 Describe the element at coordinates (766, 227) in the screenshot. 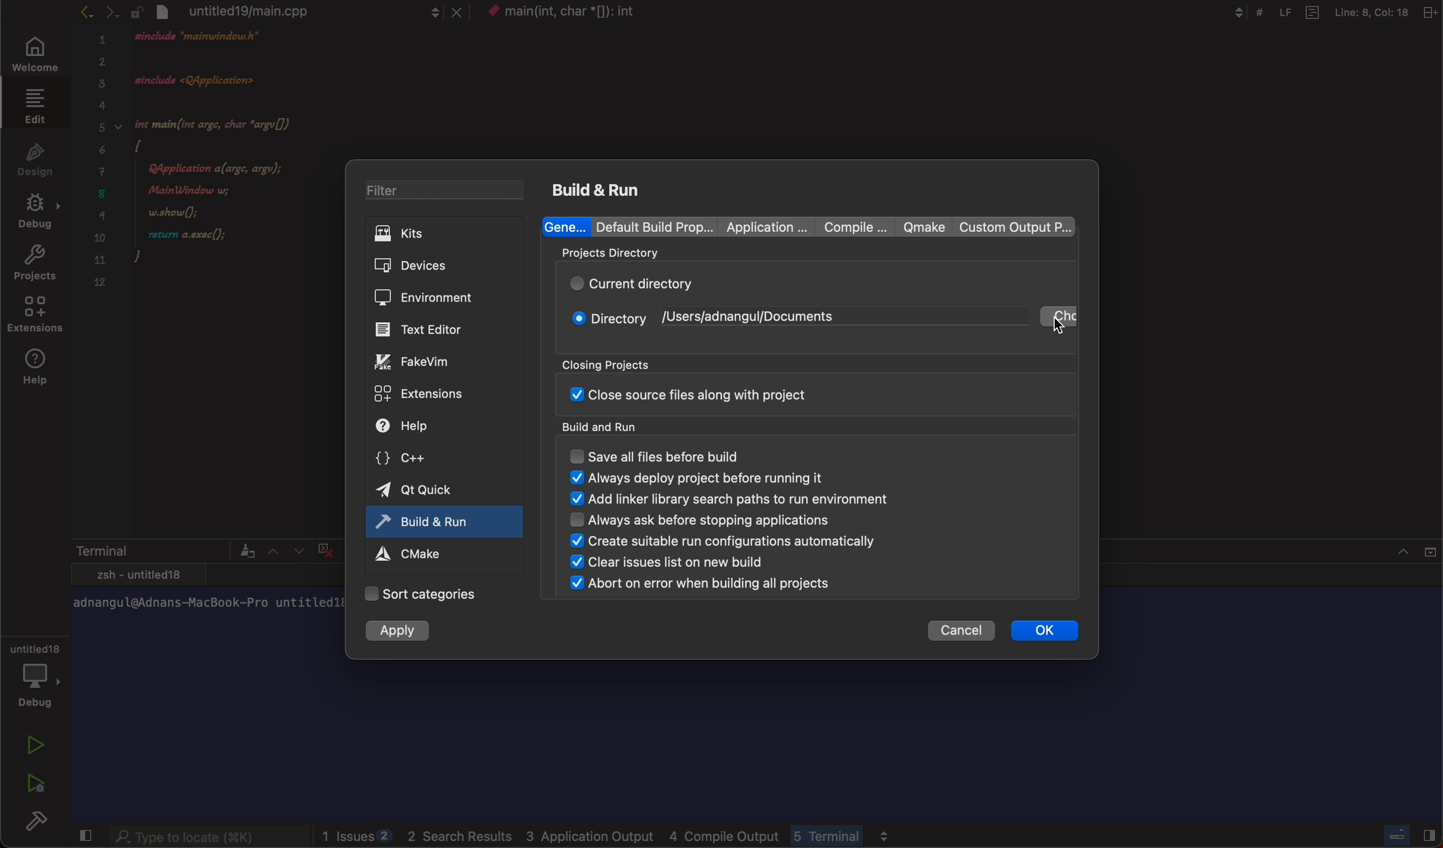

I see `Application ` at that location.